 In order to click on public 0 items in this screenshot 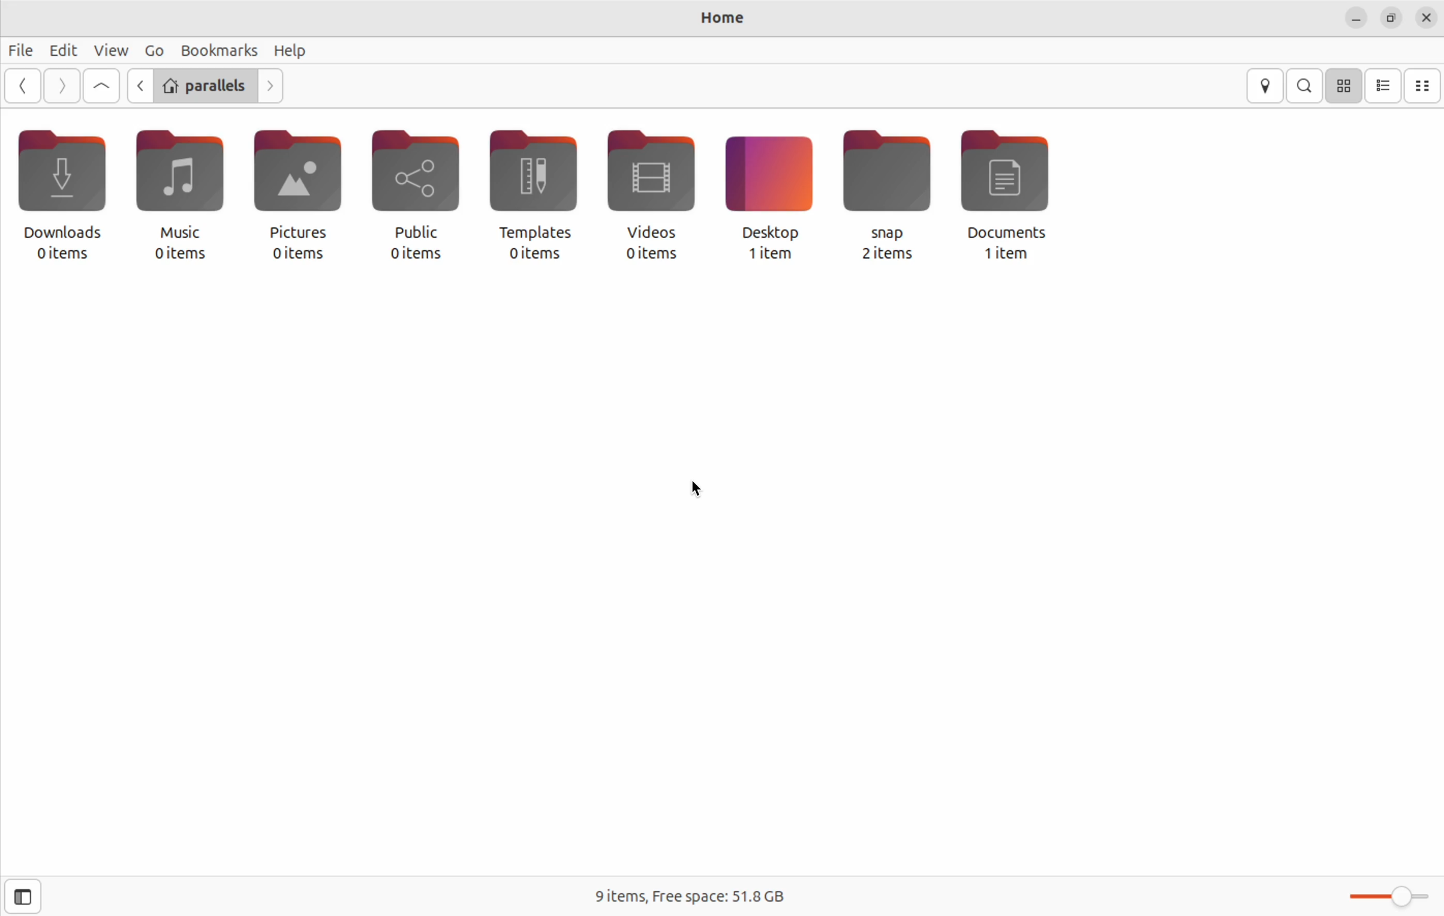, I will do `click(414, 196)`.